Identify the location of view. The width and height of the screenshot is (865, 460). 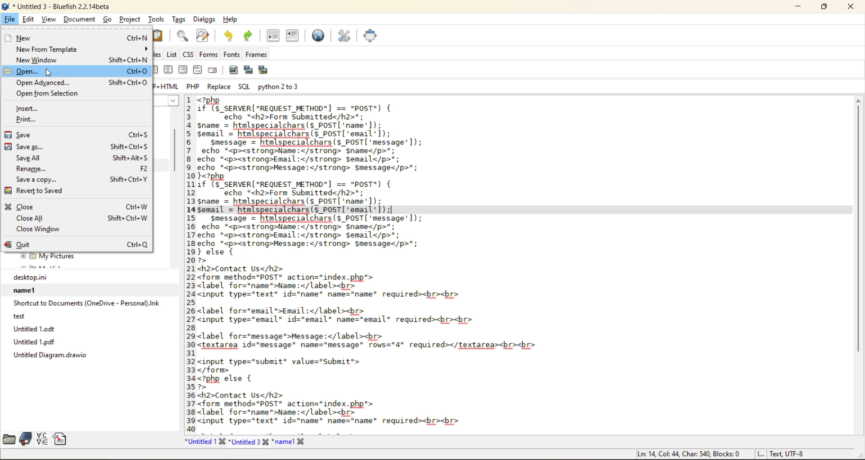
(49, 20).